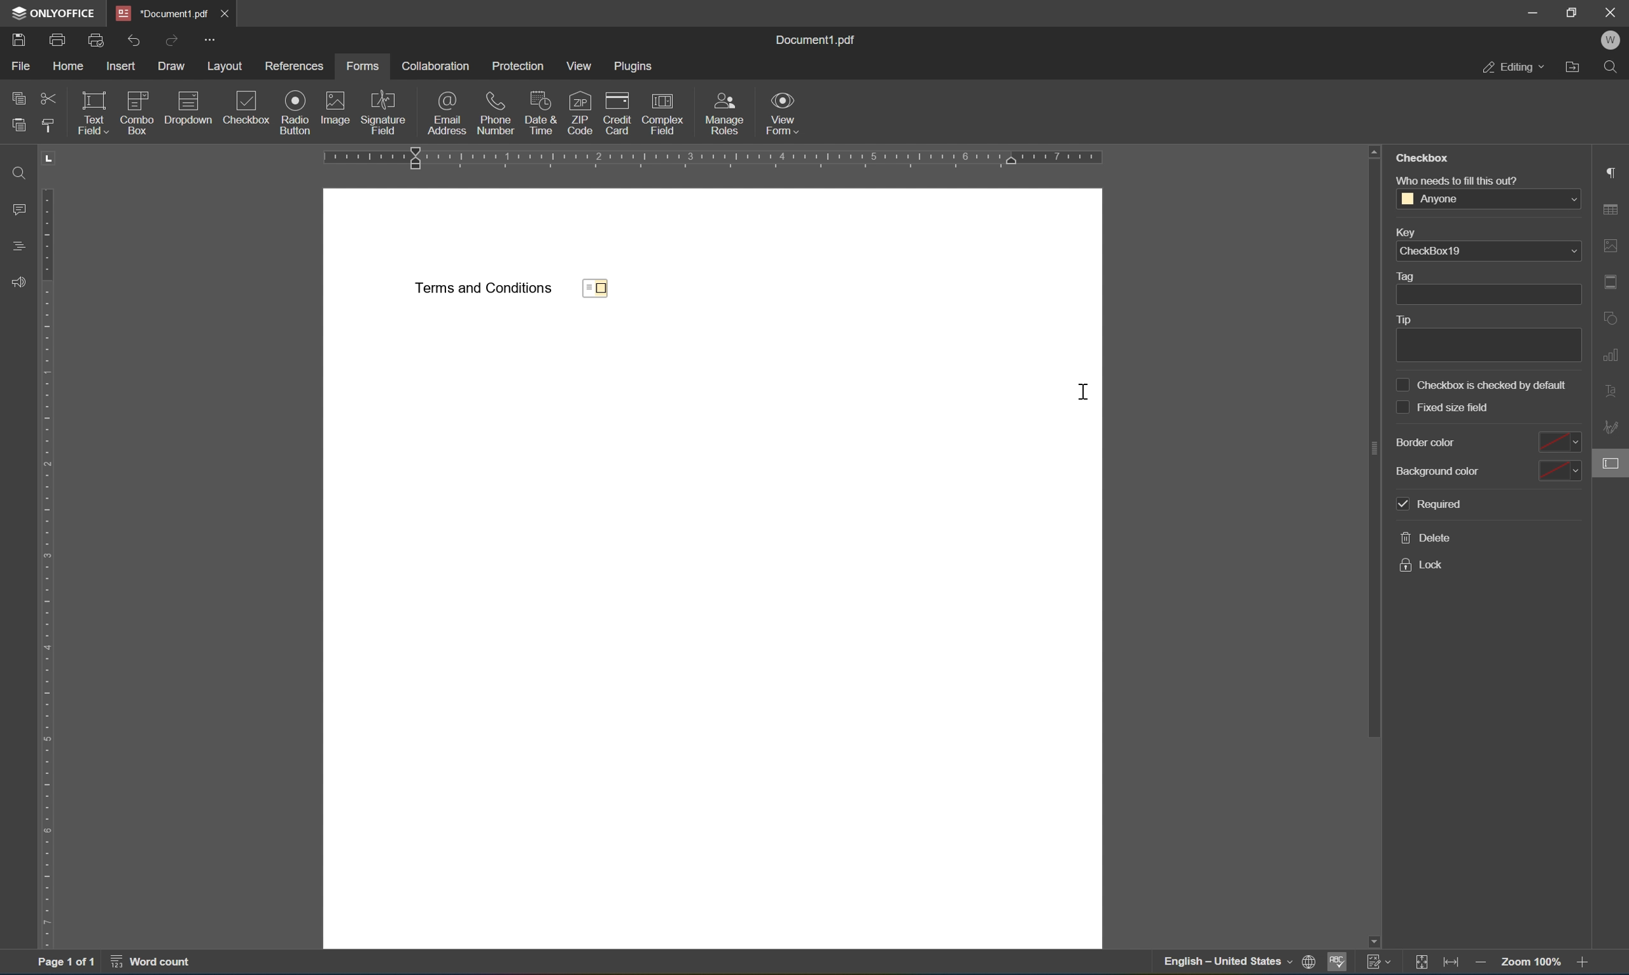 The height and width of the screenshot is (975, 1629). Describe the element at coordinates (1425, 567) in the screenshot. I see `lock` at that location.